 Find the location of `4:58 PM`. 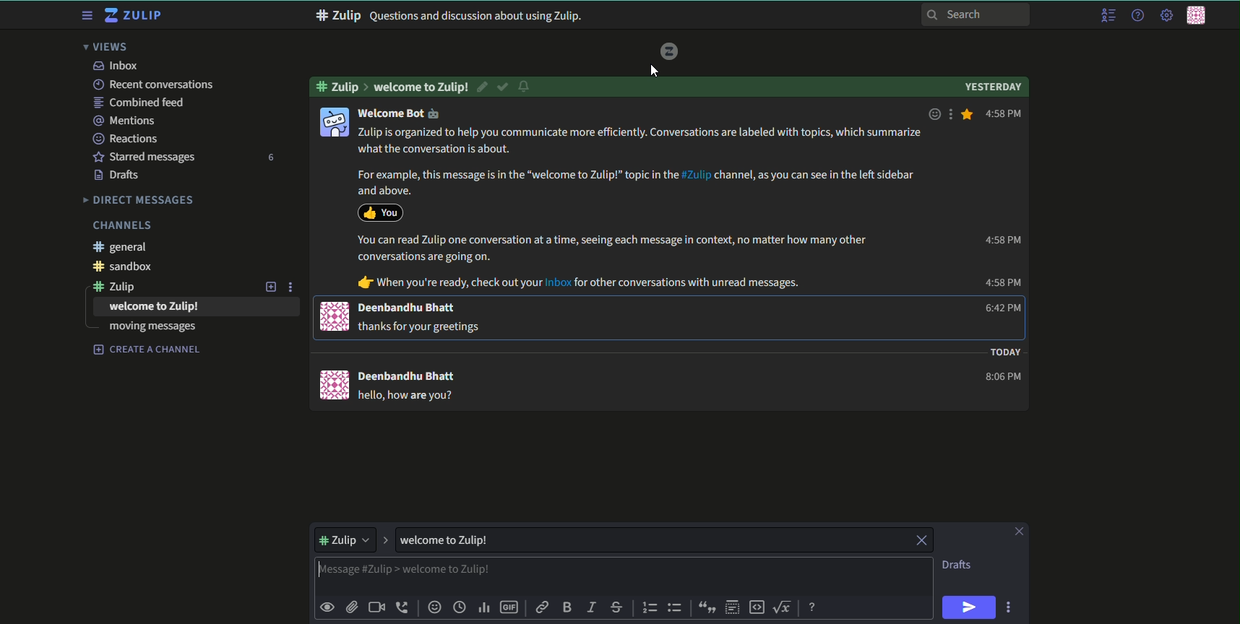

4:58 PM is located at coordinates (1002, 240).